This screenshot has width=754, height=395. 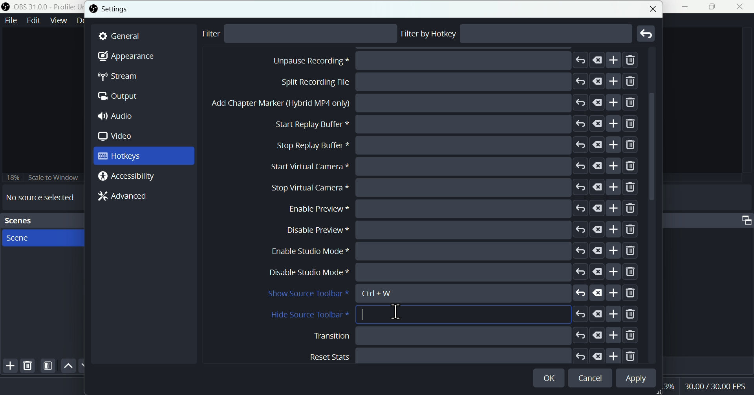 What do you see at coordinates (129, 177) in the screenshot?
I see `Accessibility` at bounding box center [129, 177].